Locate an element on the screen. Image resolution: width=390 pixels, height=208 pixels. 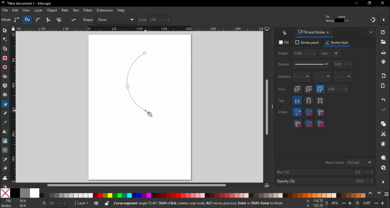
square is located at coordinates (321, 102).